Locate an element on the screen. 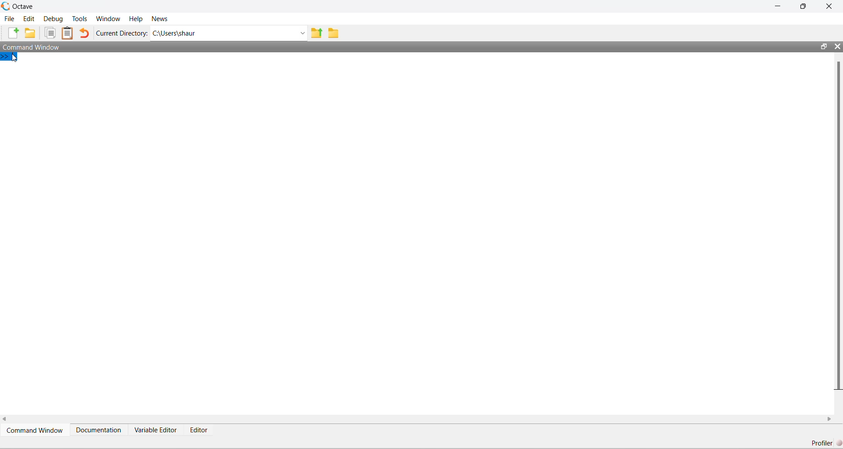 Image resolution: width=843 pixels, height=449 pixels. New File is located at coordinates (12, 33).